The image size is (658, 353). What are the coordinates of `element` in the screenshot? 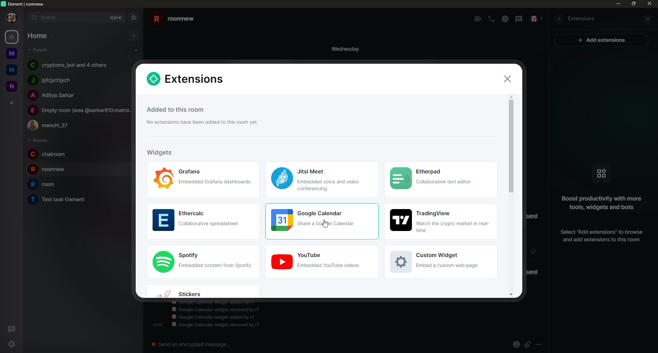 It's located at (24, 4).